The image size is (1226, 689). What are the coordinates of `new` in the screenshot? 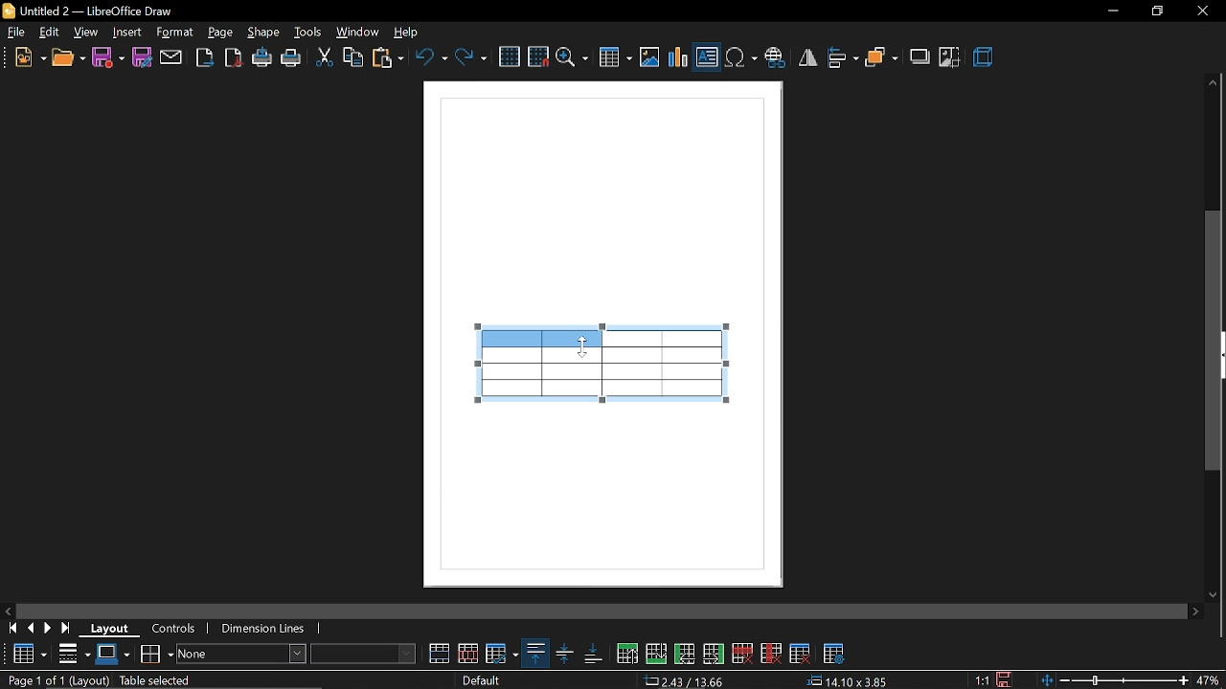 It's located at (24, 56).